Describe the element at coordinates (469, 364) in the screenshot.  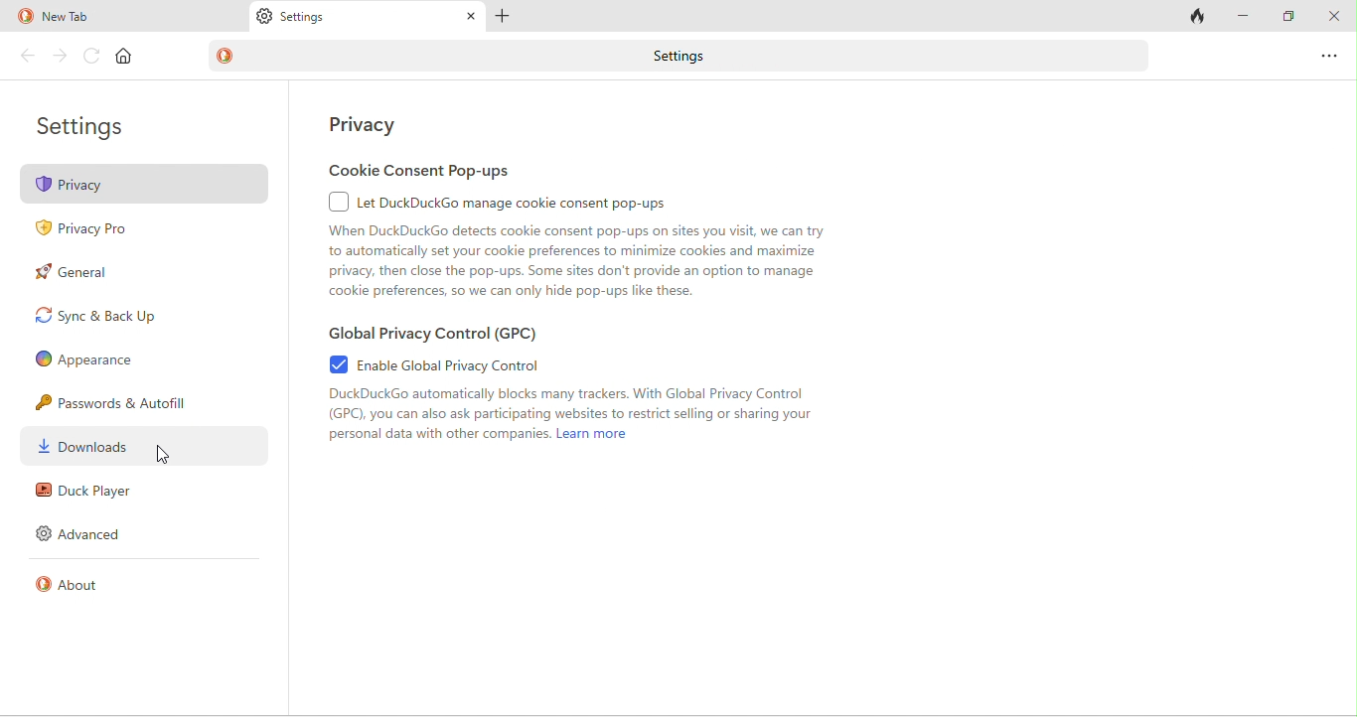
I see `enable global privacy control` at that location.